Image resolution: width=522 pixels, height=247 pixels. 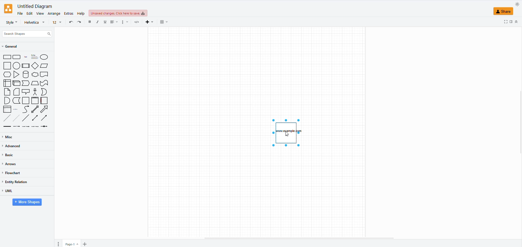 What do you see at coordinates (25, 84) in the screenshot?
I see `step` at bounding box center [25, 84].